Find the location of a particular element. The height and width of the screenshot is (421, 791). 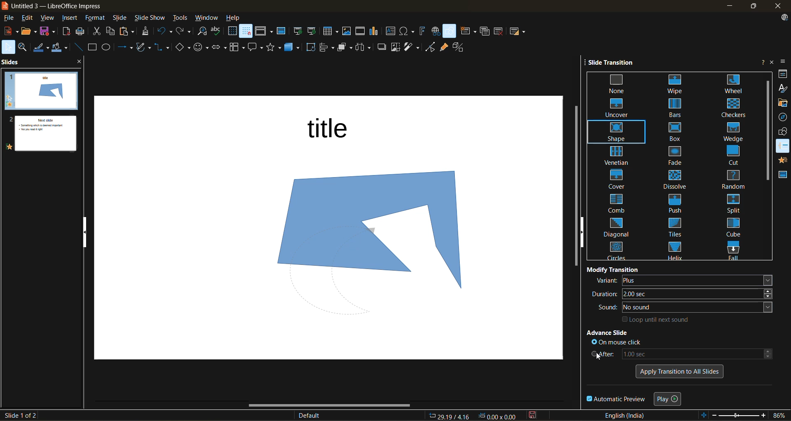

duration is located at coordinates (684, 294).